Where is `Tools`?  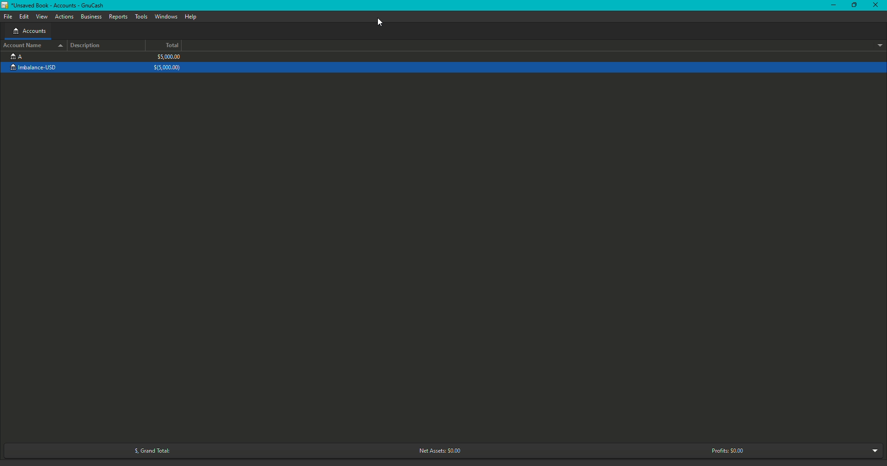
Tools is located at coordinates (142, 17).